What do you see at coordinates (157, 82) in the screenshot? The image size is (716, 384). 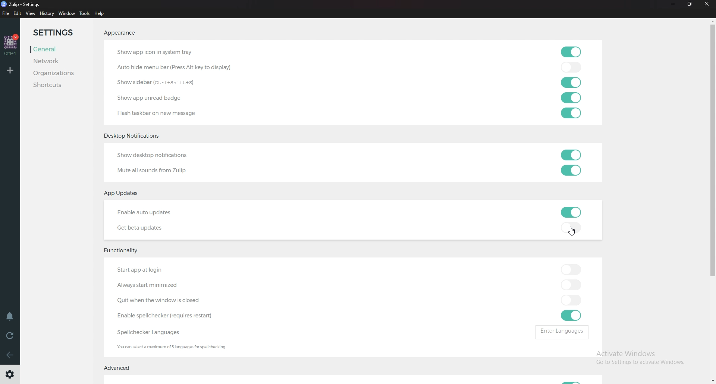 I see `show sidebar` at bounding box center [157, 82].